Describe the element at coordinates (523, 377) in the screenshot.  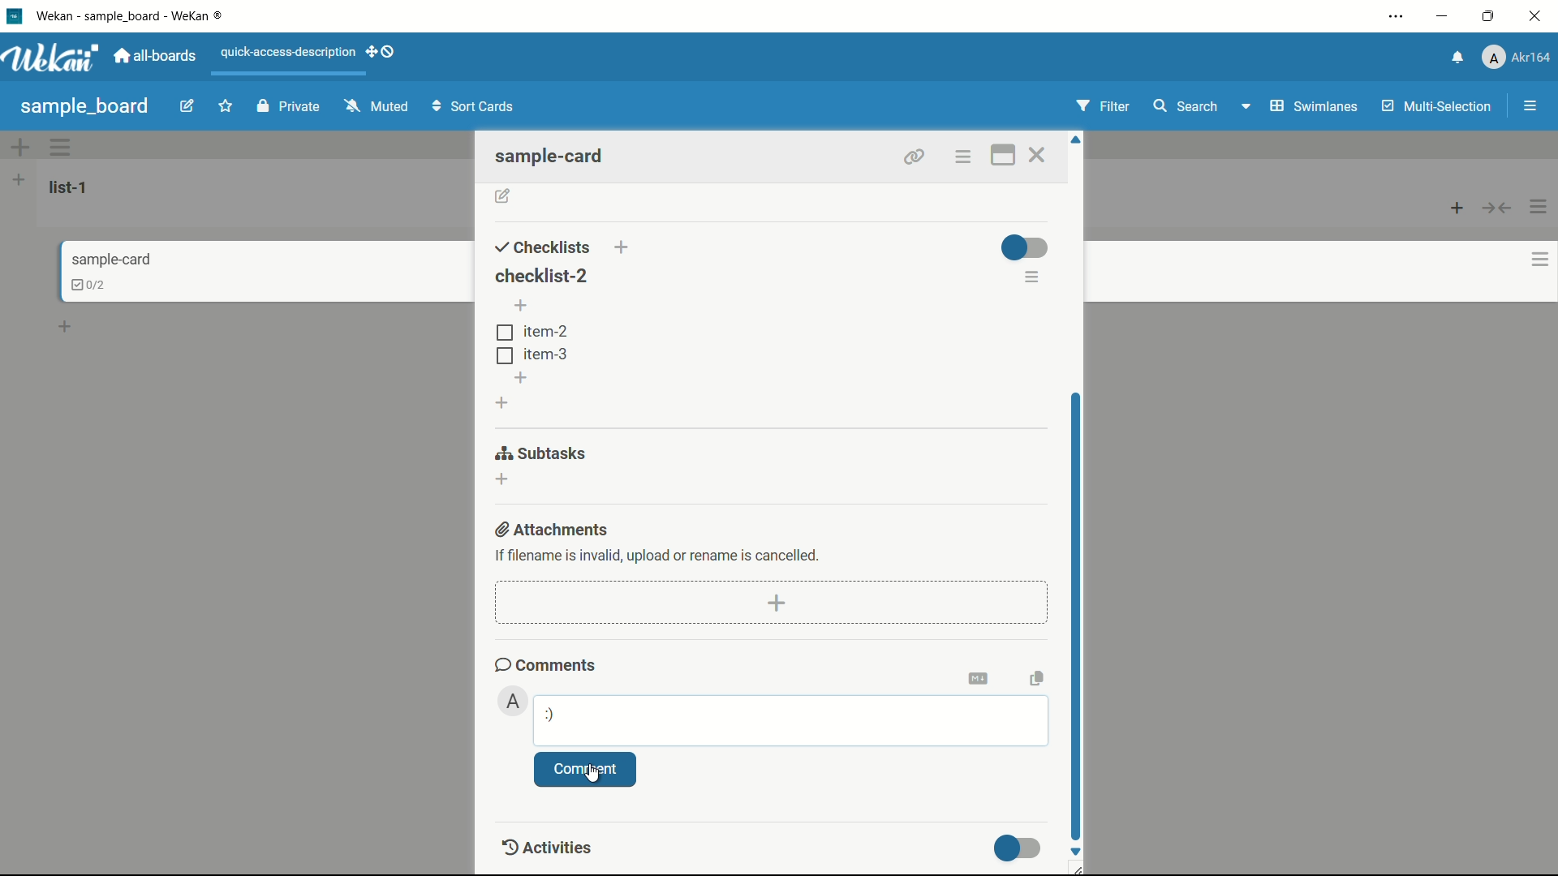
I see `add item` at that location.